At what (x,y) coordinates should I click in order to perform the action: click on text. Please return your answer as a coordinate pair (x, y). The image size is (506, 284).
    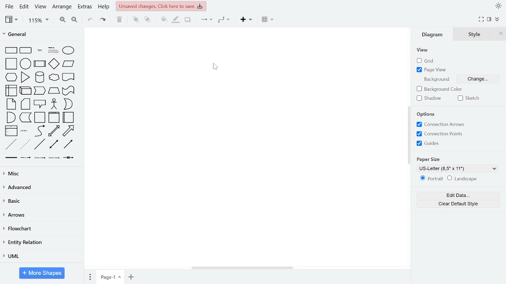
    Looking at the image, I should click on (39, 50).